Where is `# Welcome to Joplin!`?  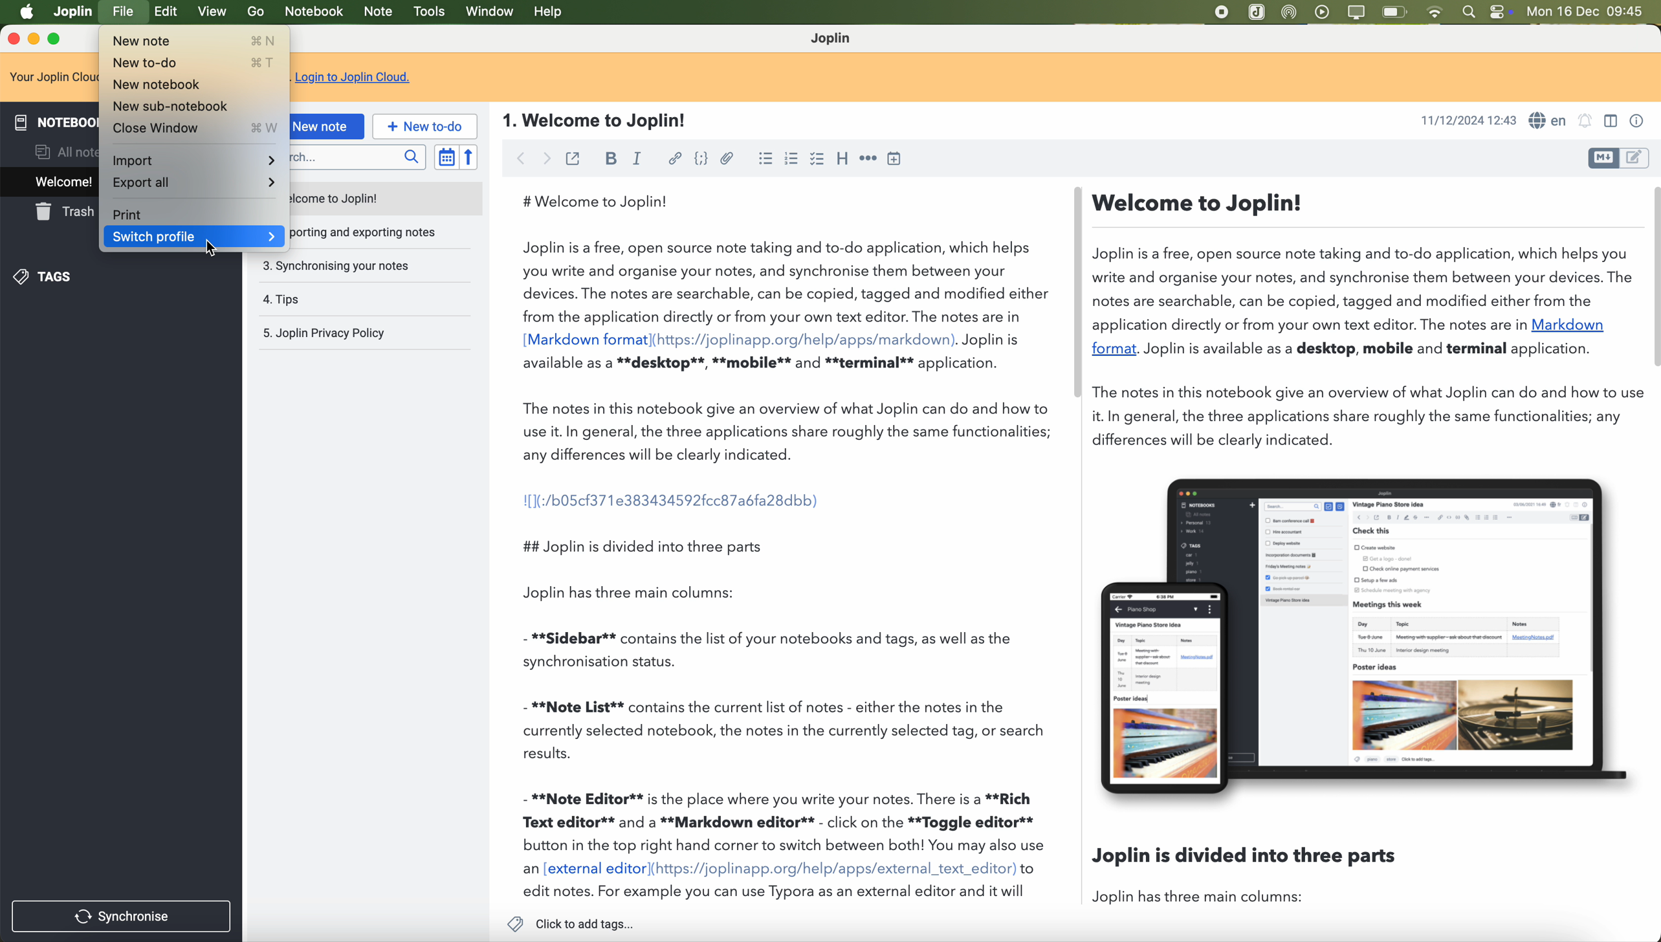 # Welcome to Joplin! is located at coordinates (601, 201).